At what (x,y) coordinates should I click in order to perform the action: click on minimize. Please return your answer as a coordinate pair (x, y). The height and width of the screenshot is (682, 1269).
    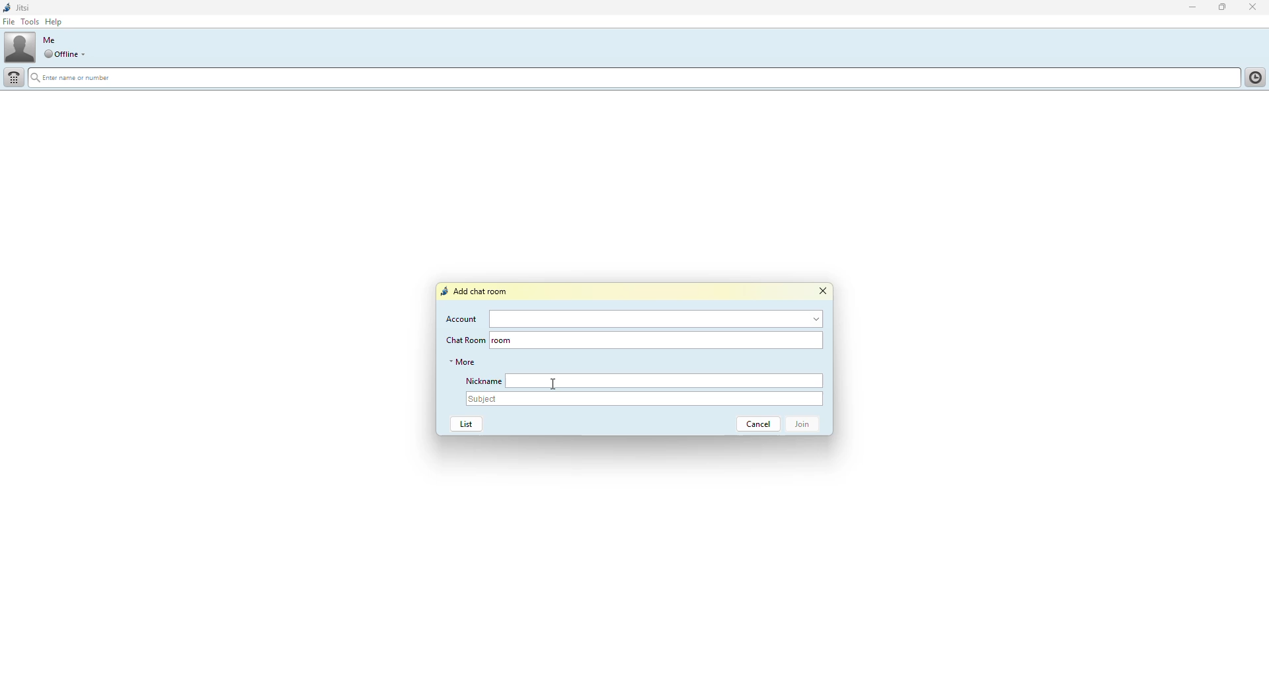
    Looking at the image, I should click on (1187, 8).